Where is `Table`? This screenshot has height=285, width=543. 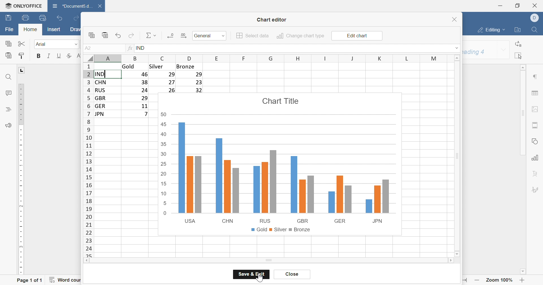
Table is located at coordinates (179, 77).